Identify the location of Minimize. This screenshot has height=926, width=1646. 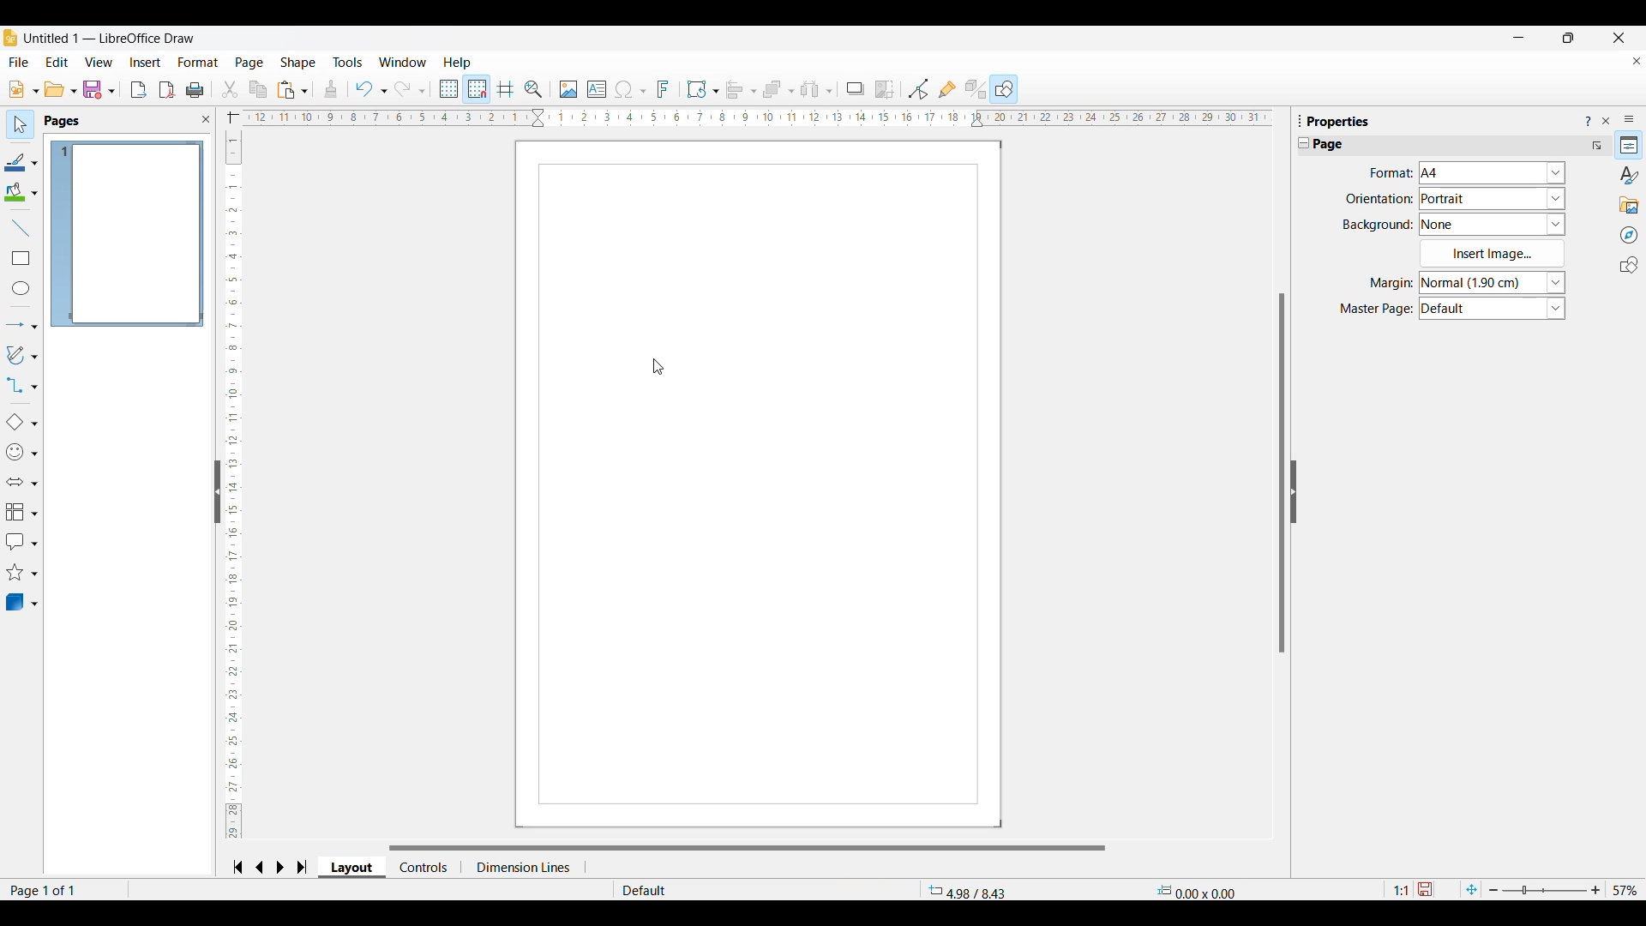
(1519, 38).